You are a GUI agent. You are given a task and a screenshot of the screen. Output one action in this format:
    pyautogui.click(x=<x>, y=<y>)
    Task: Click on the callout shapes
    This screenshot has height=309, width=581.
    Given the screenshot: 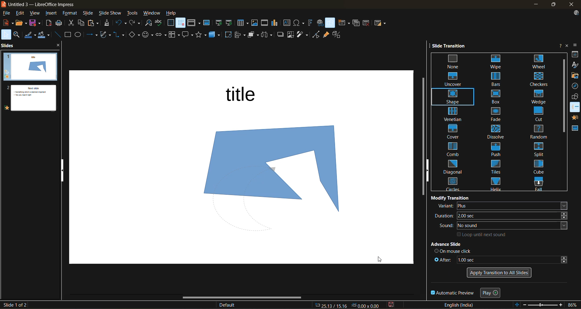 What is the action you would take?
    pyautogui.click(x=189, y=35)
    